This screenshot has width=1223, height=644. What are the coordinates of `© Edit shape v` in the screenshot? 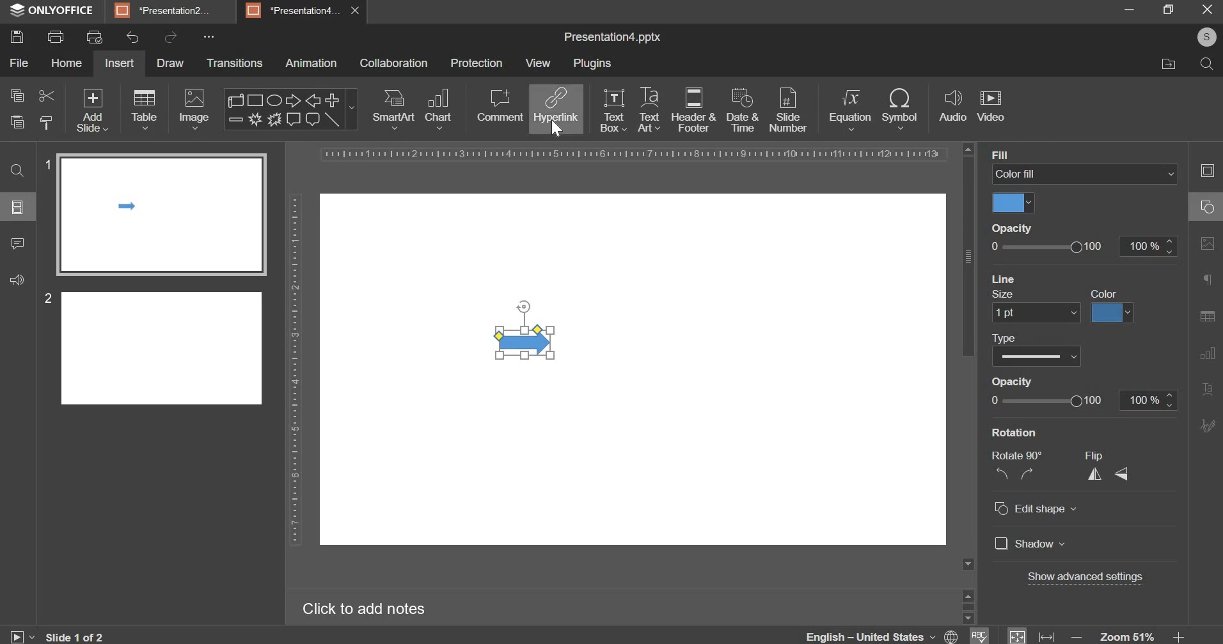 It's located at (1038, 511).